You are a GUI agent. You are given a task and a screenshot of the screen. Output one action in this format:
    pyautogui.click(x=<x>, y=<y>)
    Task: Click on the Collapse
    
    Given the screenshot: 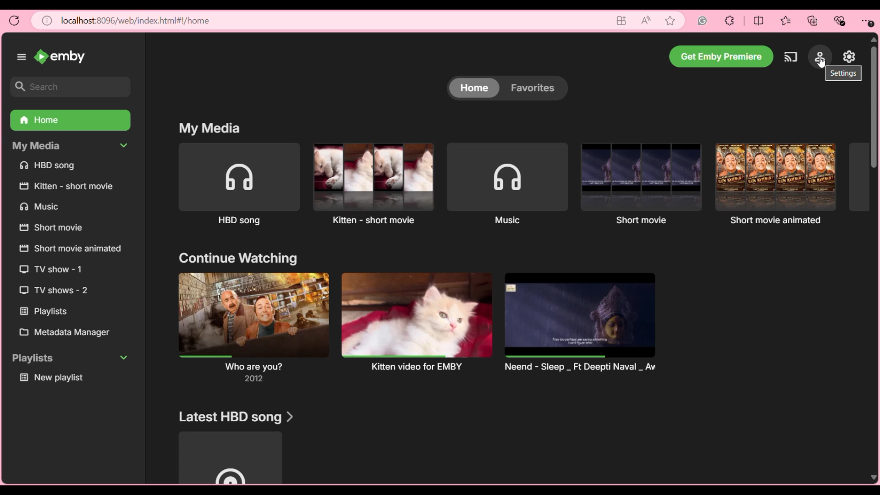 What is the action you would take?
    pyautogui.click(x=124, y=145)
    